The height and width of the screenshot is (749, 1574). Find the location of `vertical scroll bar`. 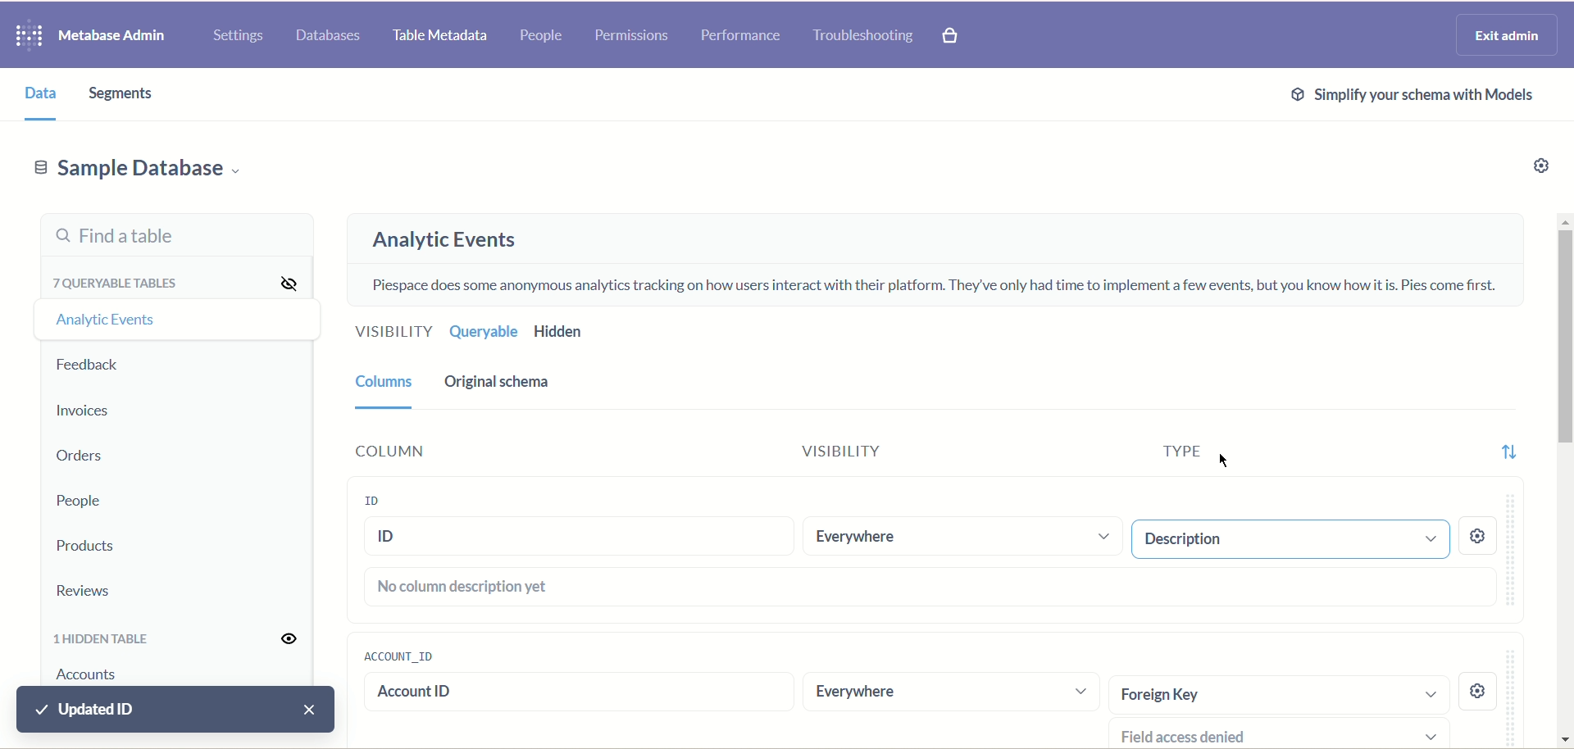

vertical scroll bar is located at coordinates (1563, 479).